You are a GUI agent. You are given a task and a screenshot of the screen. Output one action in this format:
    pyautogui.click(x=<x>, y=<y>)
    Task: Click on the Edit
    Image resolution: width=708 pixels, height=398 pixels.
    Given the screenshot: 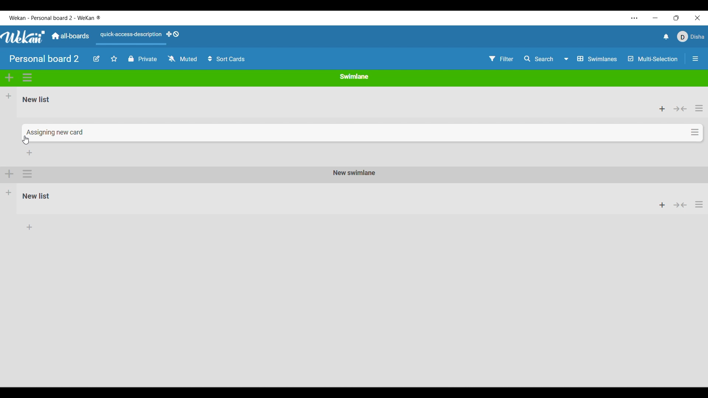 What is the action you would take?
    pyautogui.click(x=97, y=58)
    